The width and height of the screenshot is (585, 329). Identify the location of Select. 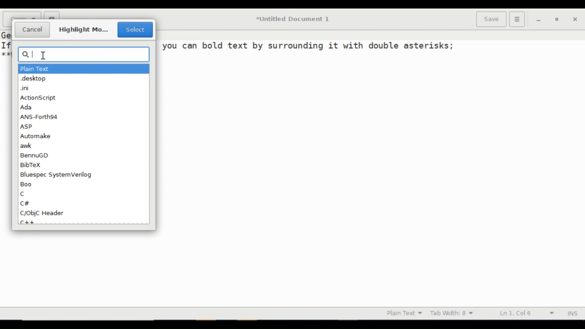
(135, 30).